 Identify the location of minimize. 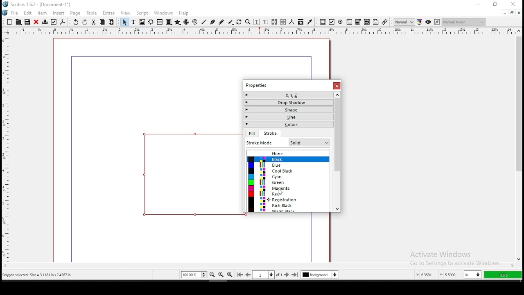
(504, 14).